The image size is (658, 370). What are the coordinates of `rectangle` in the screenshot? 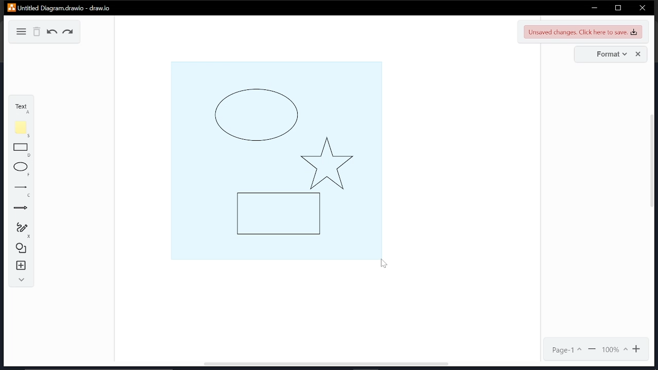 It's located at (21, 150).